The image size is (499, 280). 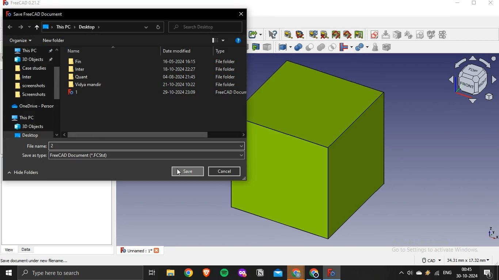 I want to click on axes icon, so click(x=491, y=234).